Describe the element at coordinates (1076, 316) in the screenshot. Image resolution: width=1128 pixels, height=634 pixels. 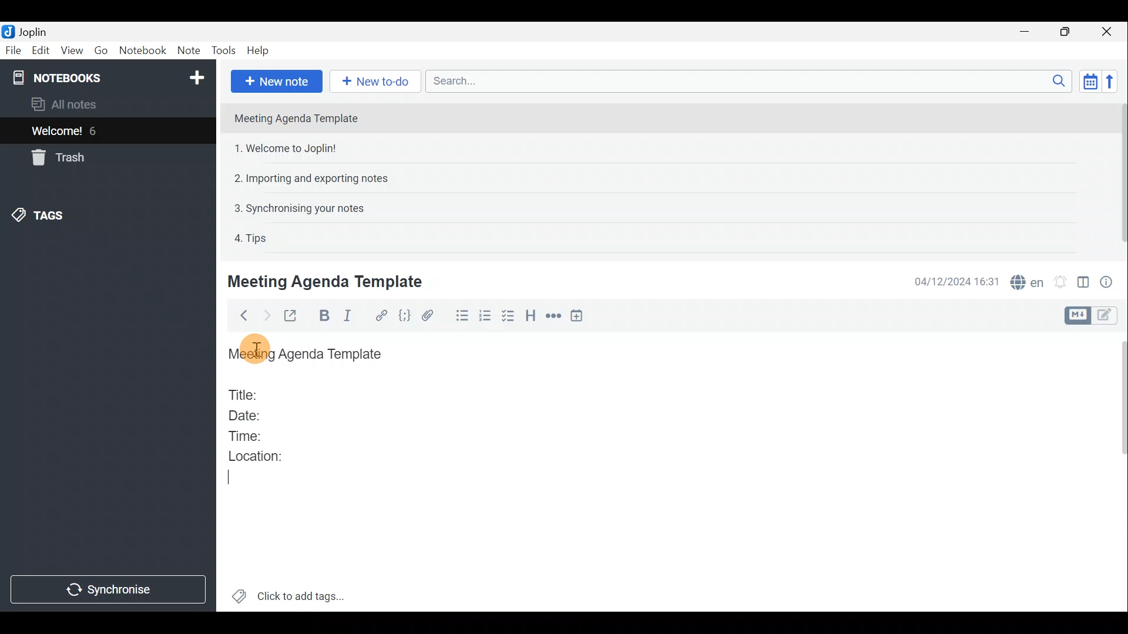
I see `Toggle editors` at that location.